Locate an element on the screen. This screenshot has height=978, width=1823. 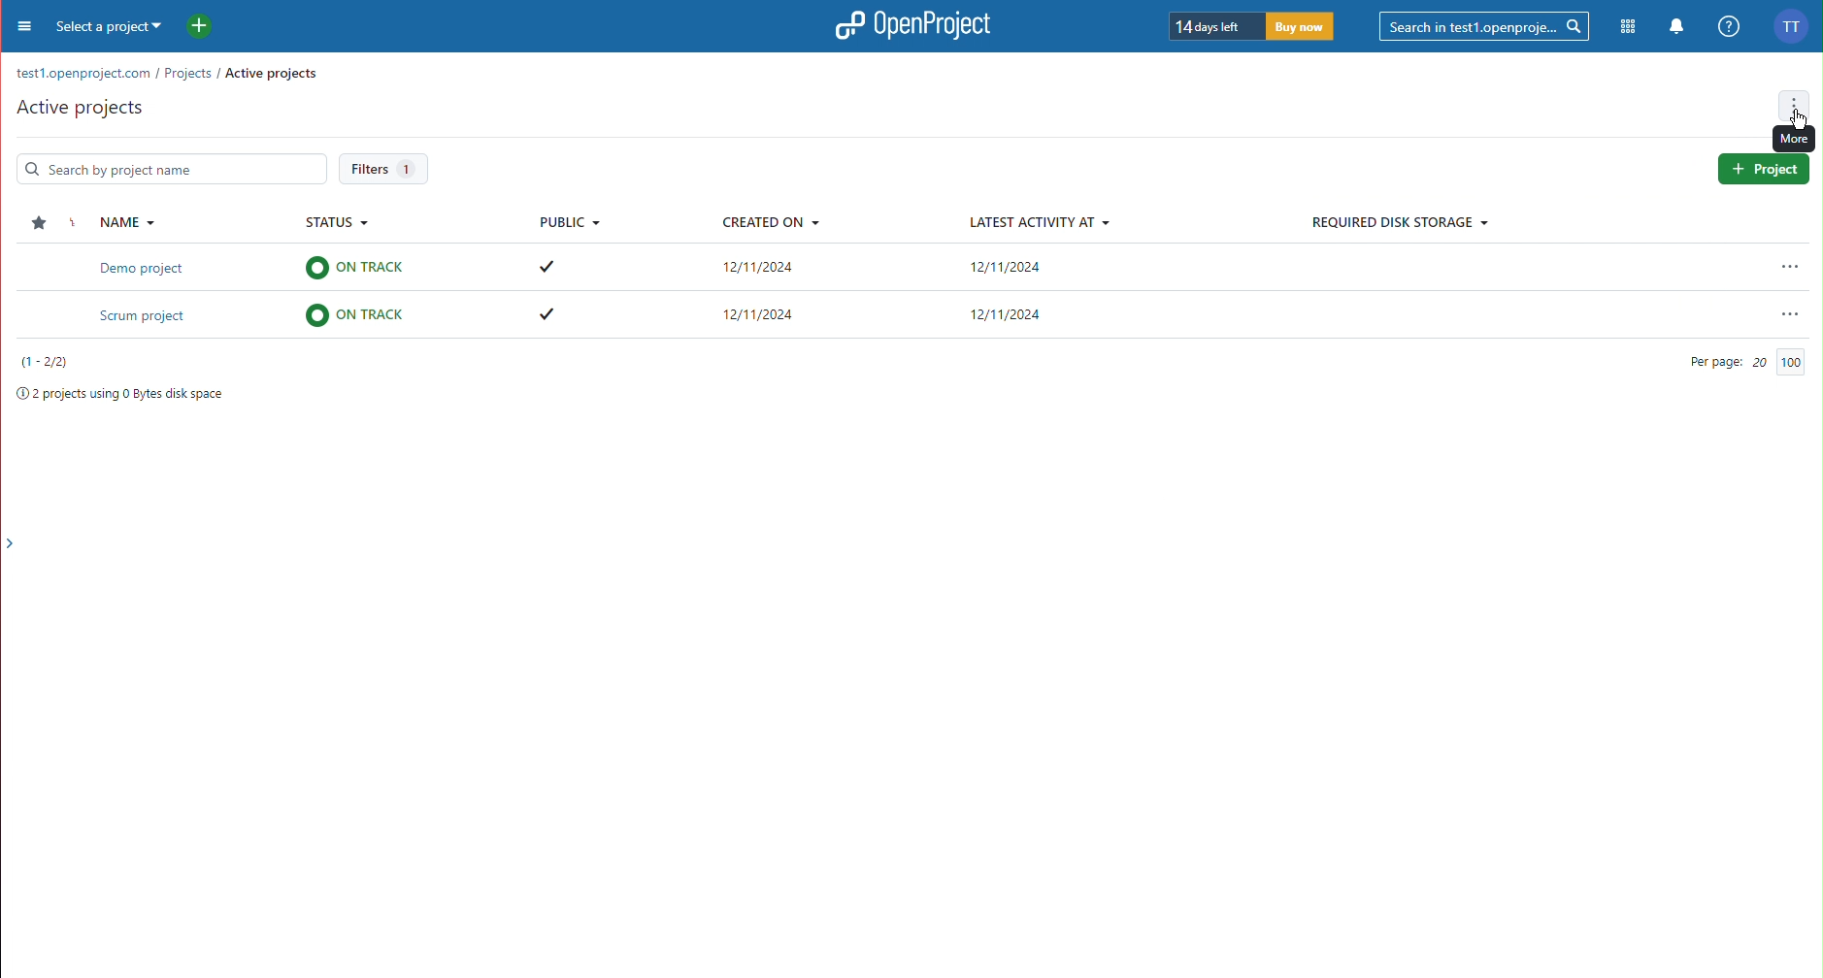
Star is located at coordinates (41, 223).